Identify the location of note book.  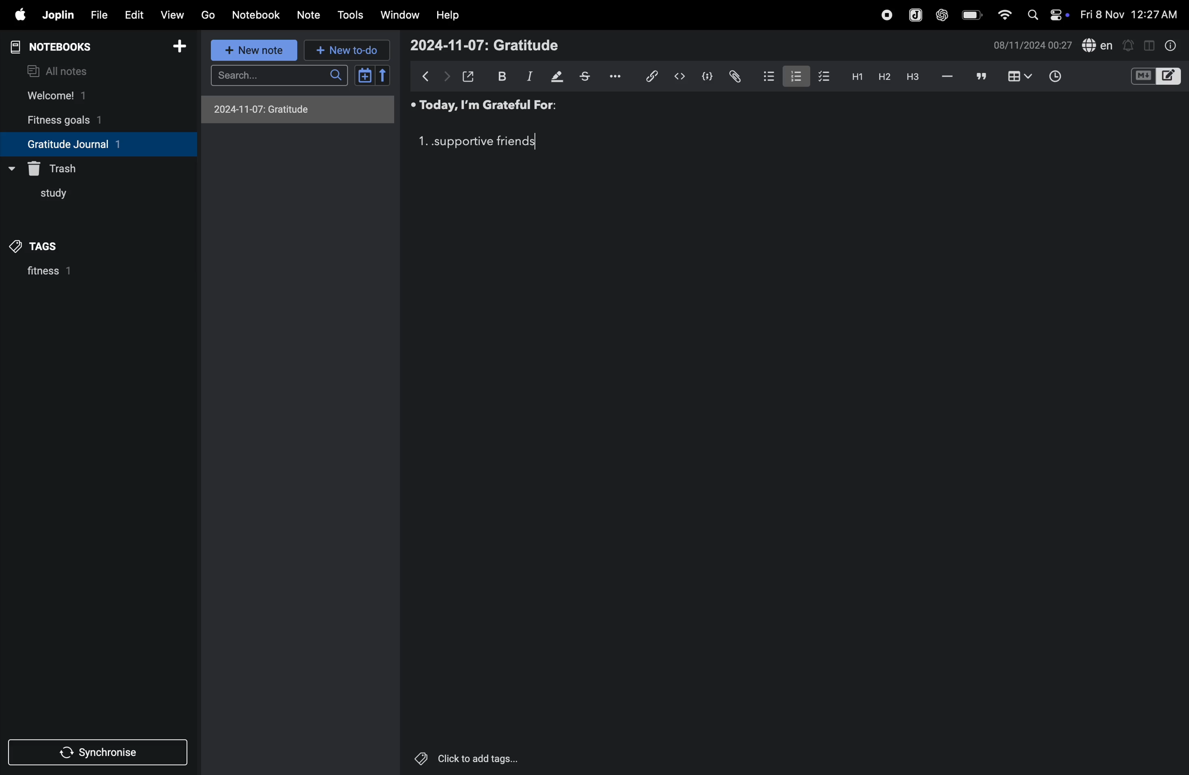
(69, 47).